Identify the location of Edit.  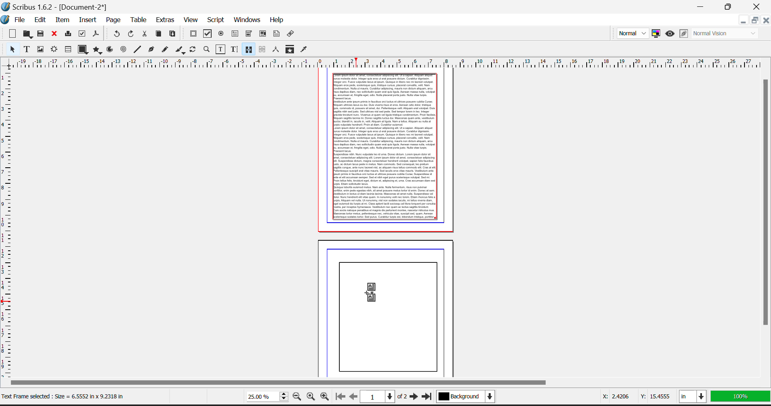
(40, 20).